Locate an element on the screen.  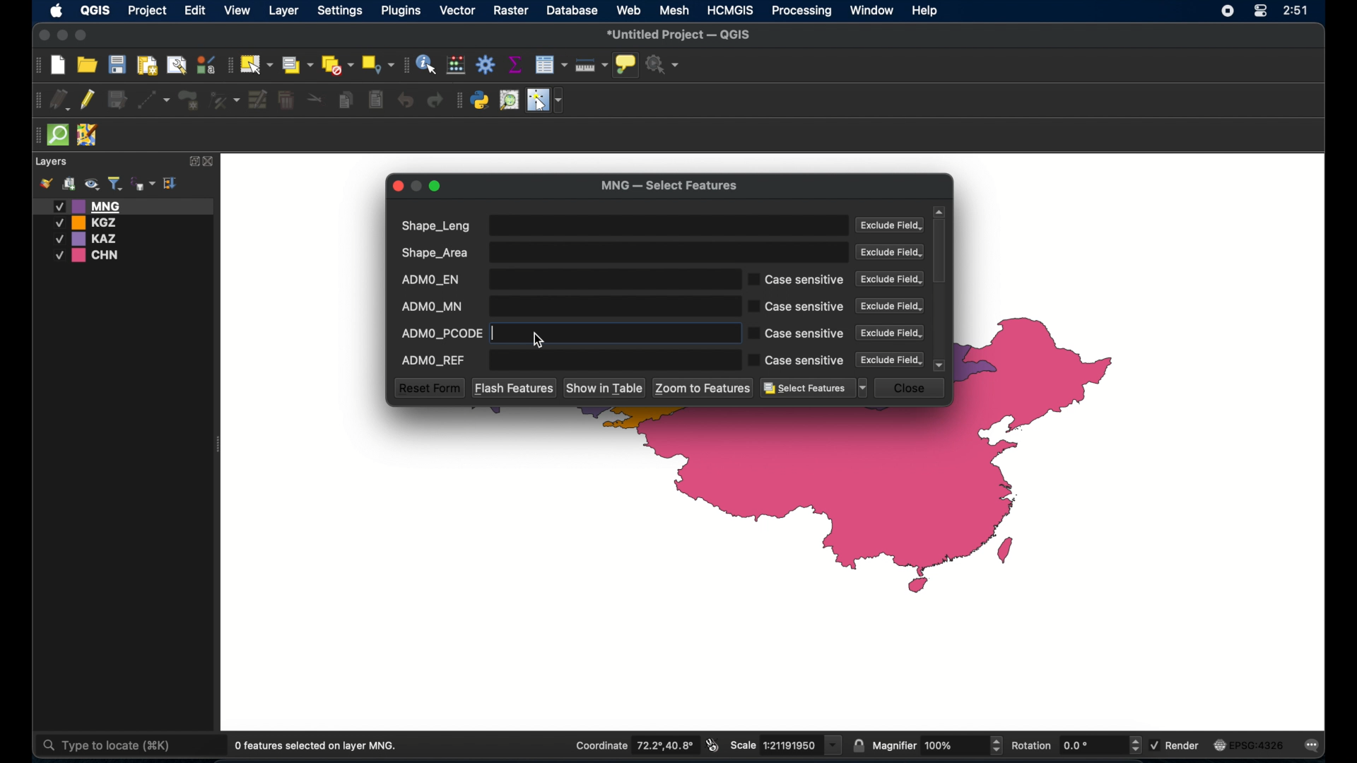
print layout is located at coordinates (146, 64).